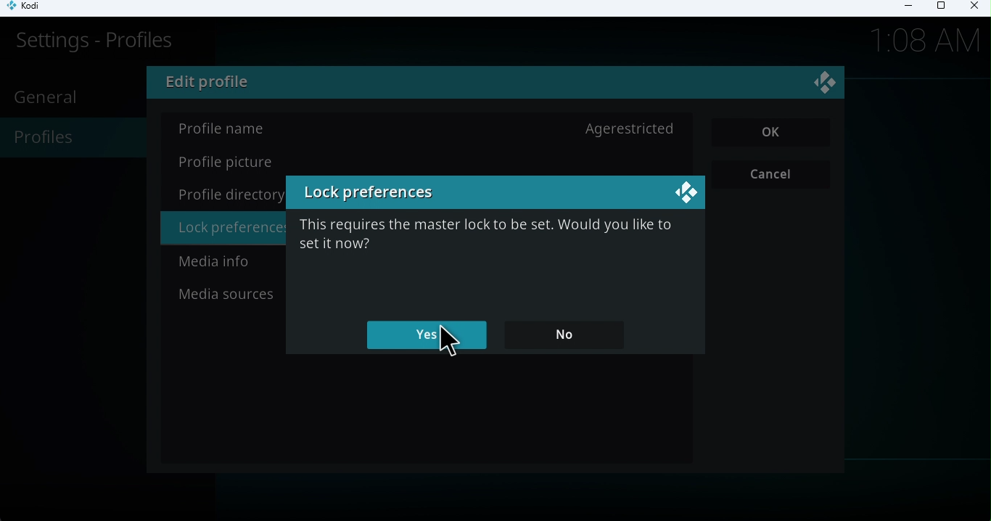 This screenshot has height=521, width=991. I want to click on OK, so click(772, 133).